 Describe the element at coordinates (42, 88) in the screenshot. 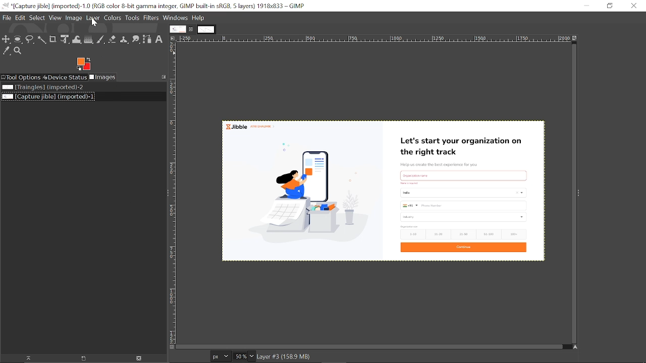

I see `Image file titled "Triangles"` at that location.